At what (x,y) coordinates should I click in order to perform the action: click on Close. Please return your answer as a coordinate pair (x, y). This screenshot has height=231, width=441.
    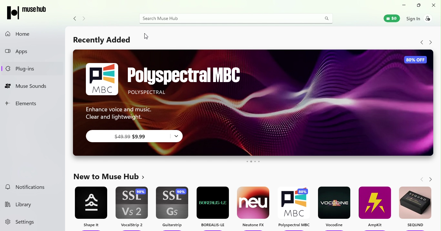
    Looking at the image, I should click on (434, 5).